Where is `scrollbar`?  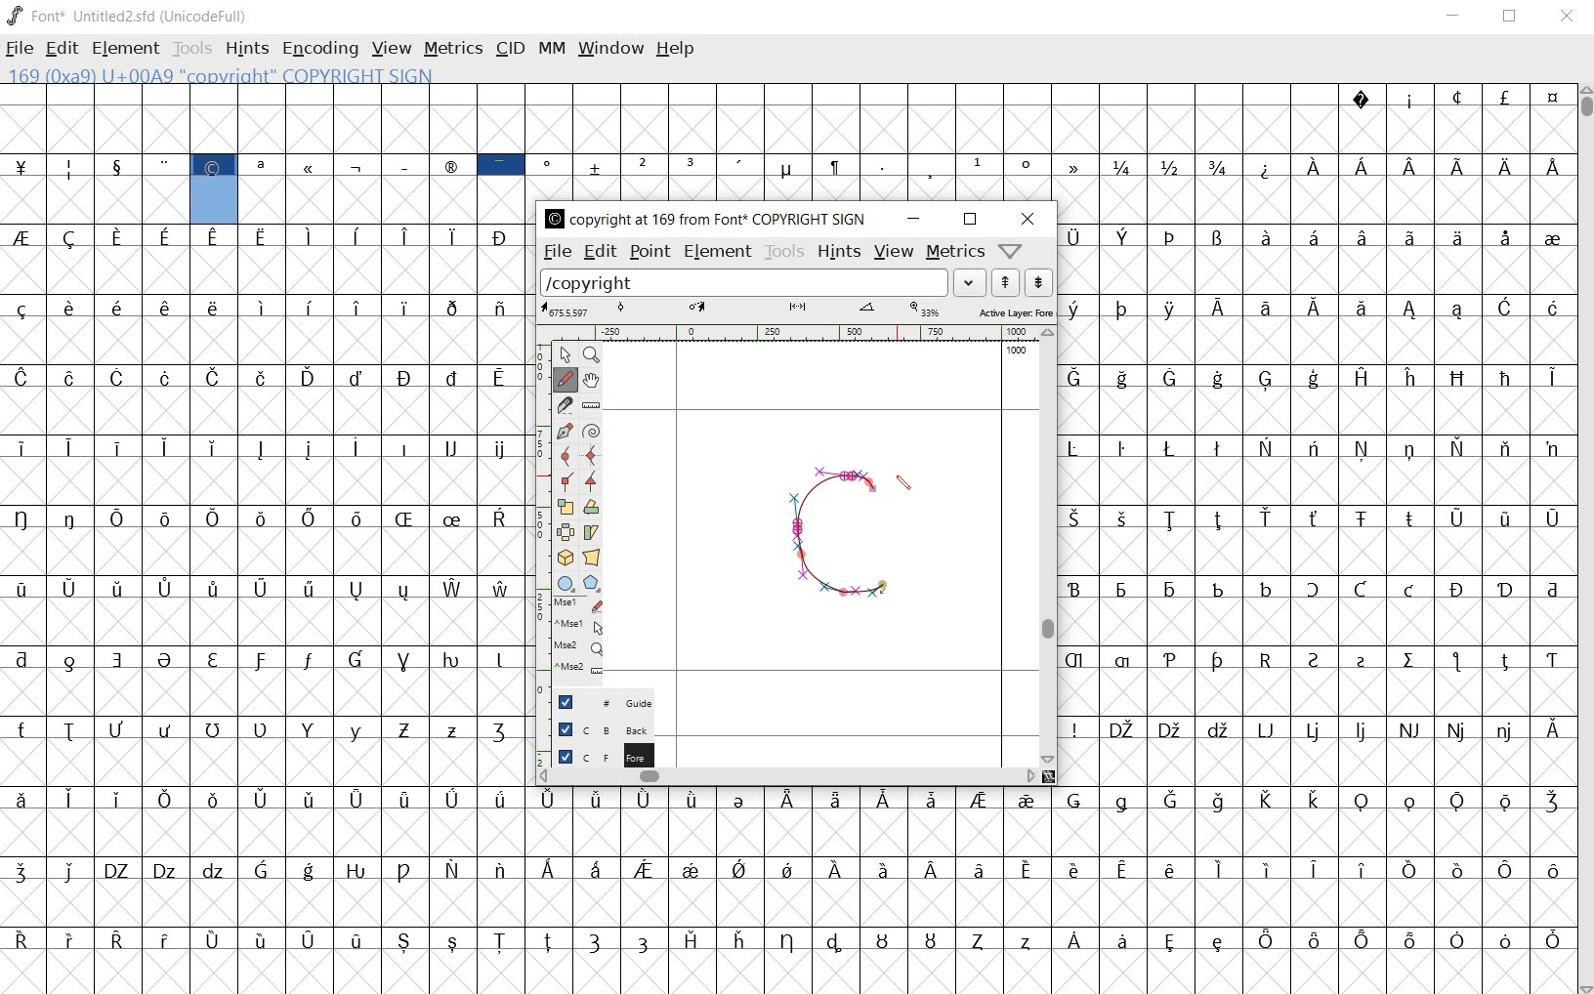 scrollbar is located at coordinates (1048, 548).